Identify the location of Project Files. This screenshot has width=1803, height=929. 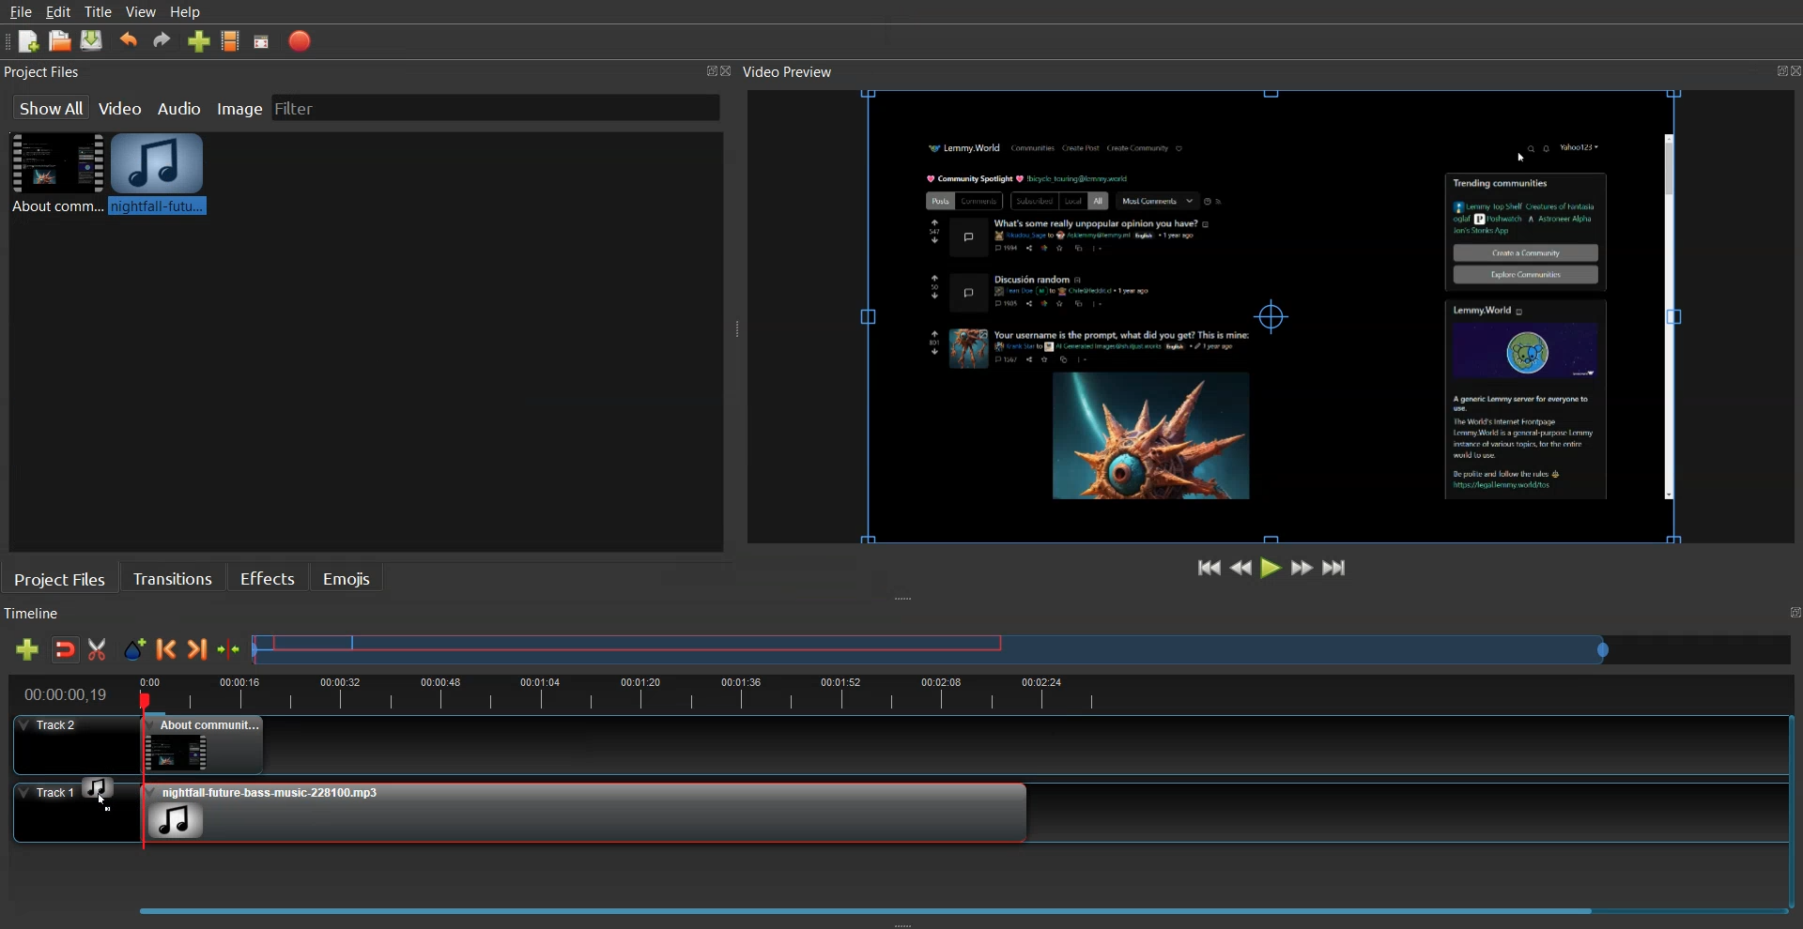
(45, 72).